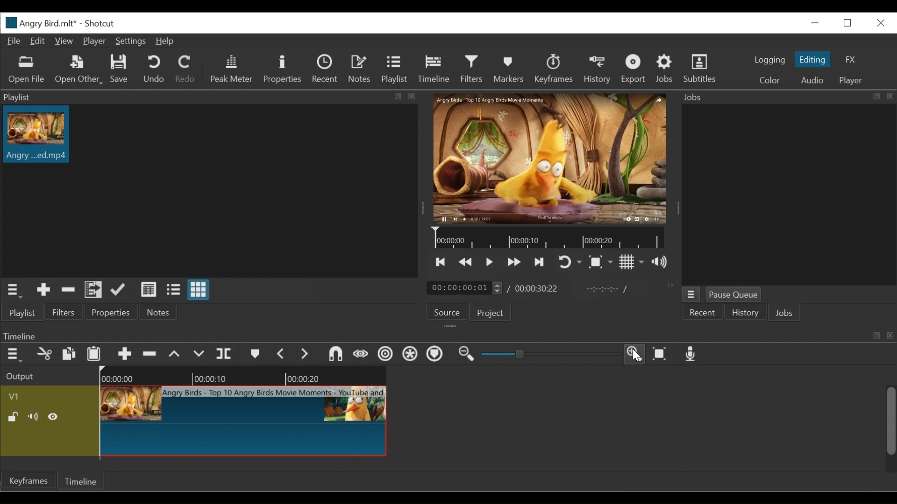 Image resolution: width=897 pixels, height=504 pixels. I want to click on Redo, so click(185, 70).